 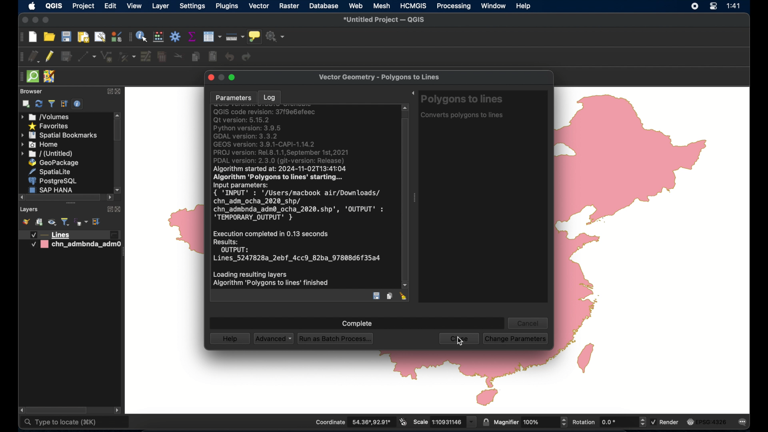 What do you see at coordinates (228, 338) in the screenshot?
I see `help` at bounding box center [228, 338].